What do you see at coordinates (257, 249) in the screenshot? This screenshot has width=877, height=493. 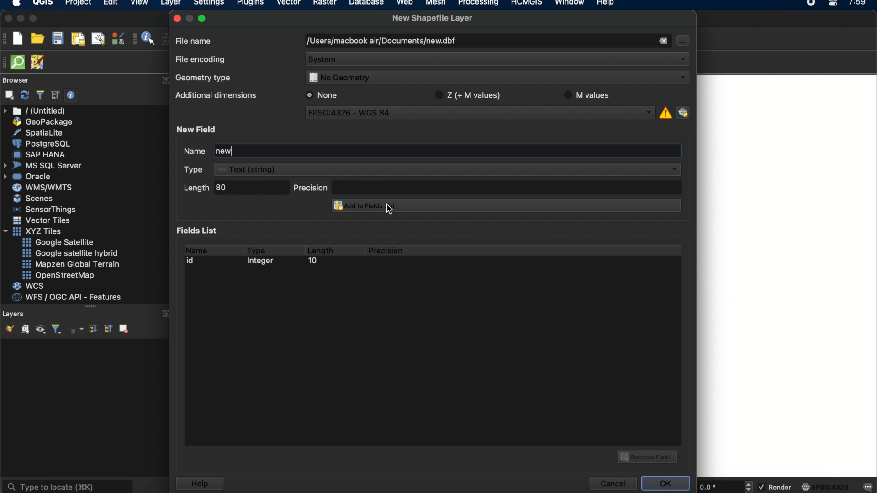 I see `type` at bounding box center [257, 249].